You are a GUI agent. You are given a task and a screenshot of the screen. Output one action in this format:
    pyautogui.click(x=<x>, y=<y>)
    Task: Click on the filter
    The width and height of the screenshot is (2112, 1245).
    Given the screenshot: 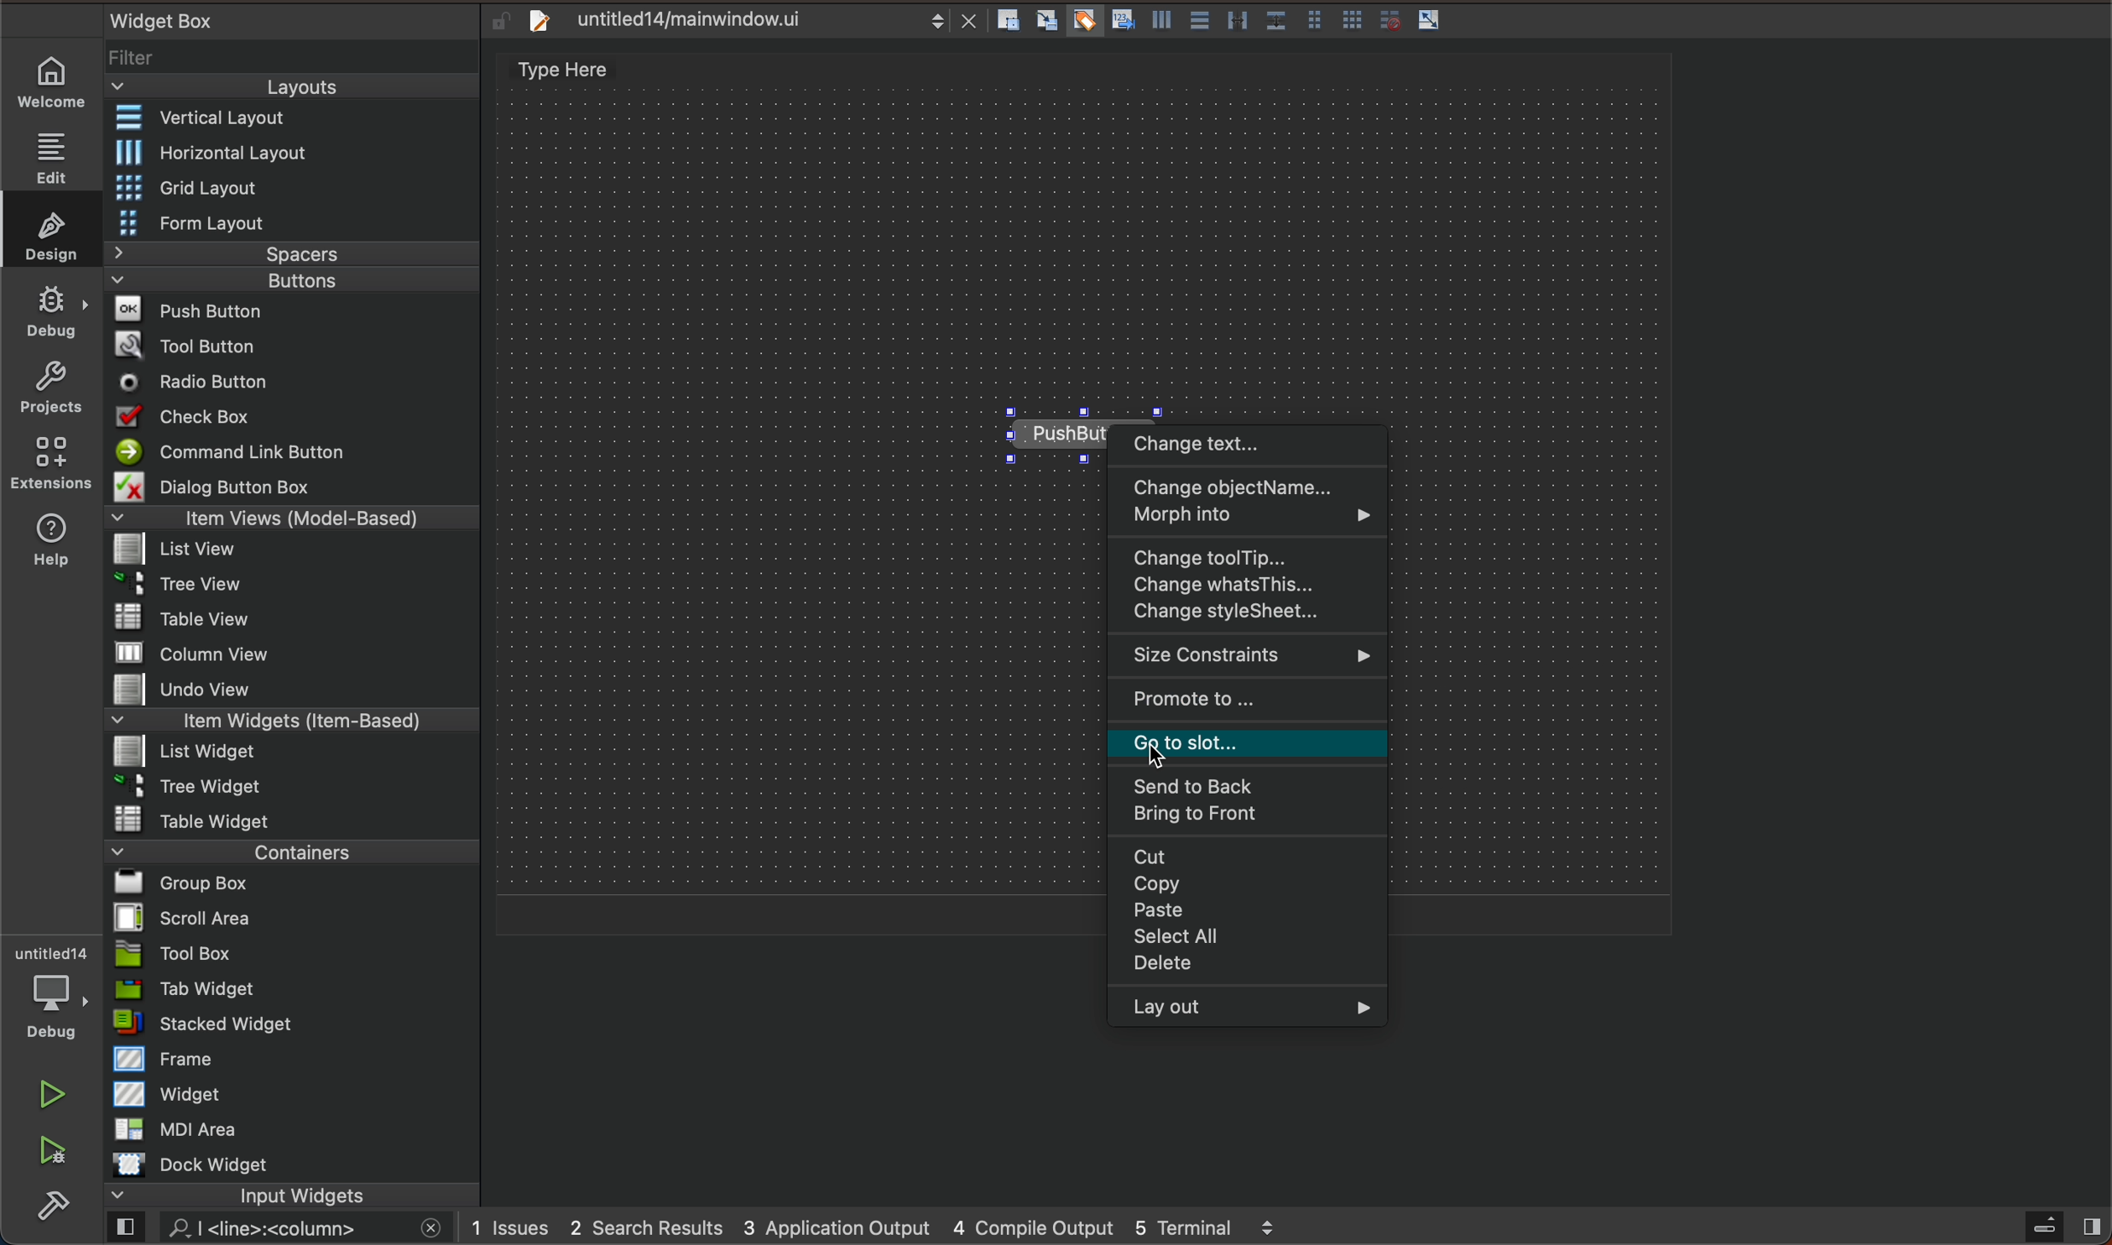 What is the action you would take?
    pyautogui.click(x=296, y=54)
    